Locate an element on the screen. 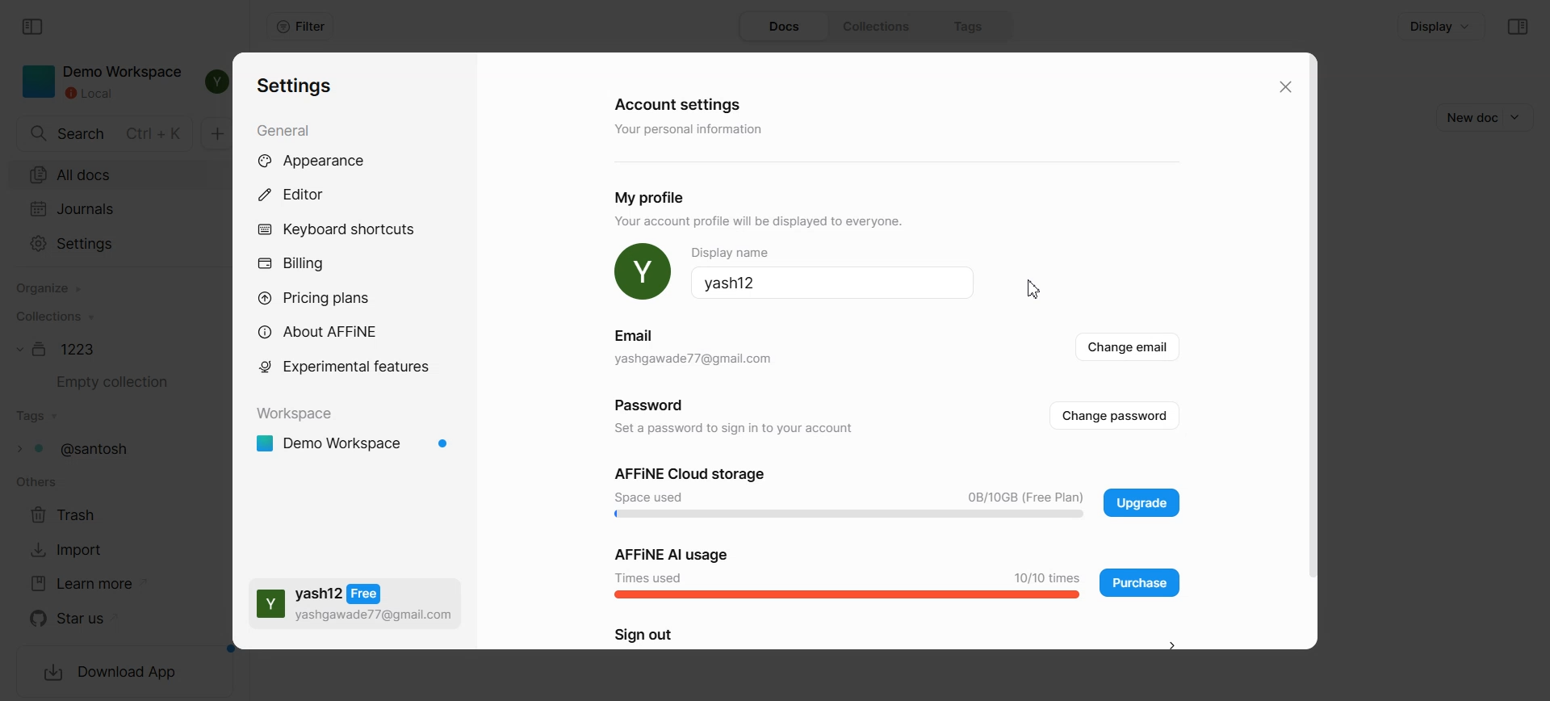 This screenshot has width=1550, height=701. Change email is located at coordinates (1135, 348).